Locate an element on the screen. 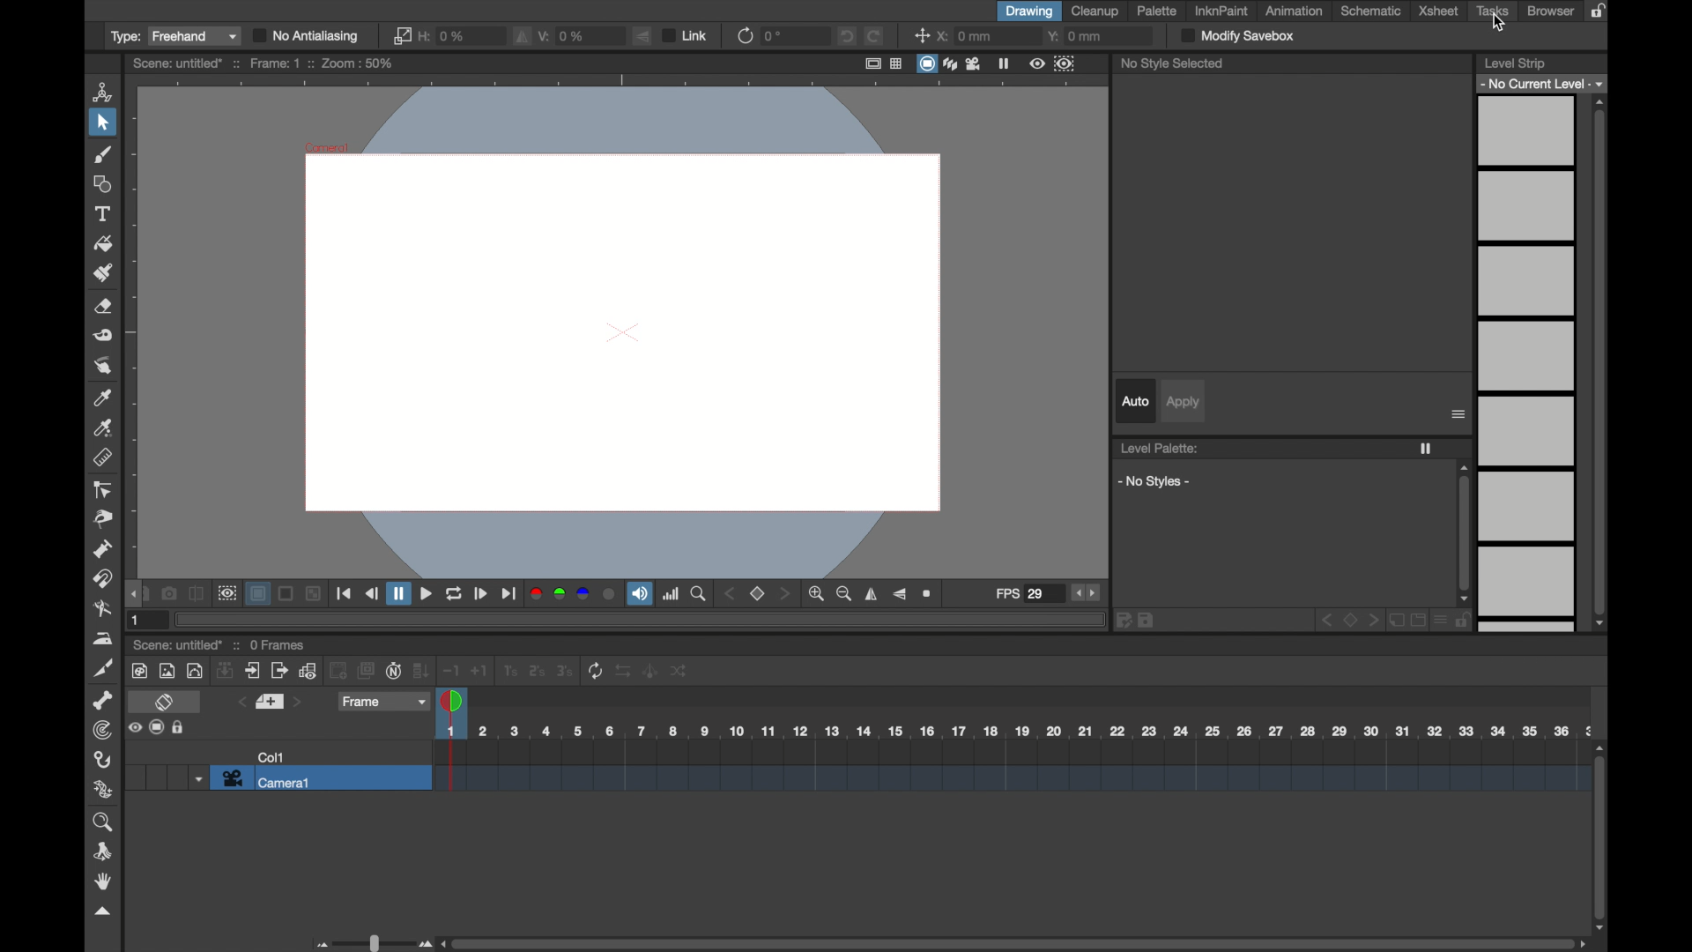 This screenshot has width=1692, height=952. zoom is located at coordinates (700, 594).